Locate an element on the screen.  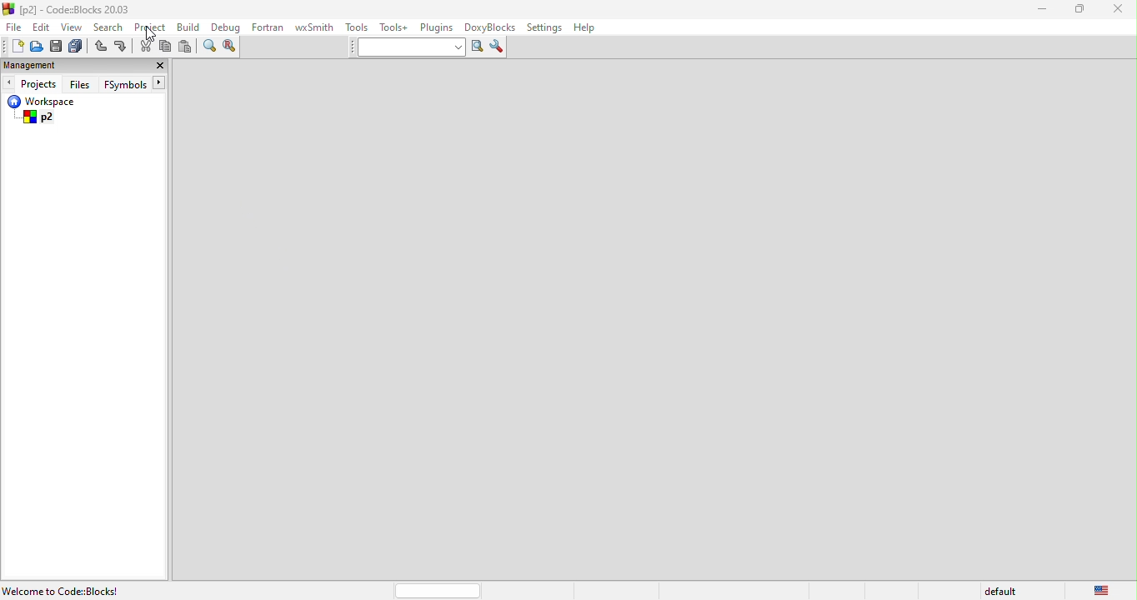
[p2] - Code=Blocks 20.03 is located at coordinates (68, 9).